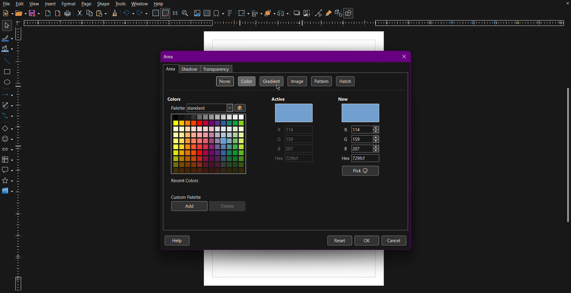 The height and width of the screenshot is (293, 571). I want to click on Page, so click(87, 4).